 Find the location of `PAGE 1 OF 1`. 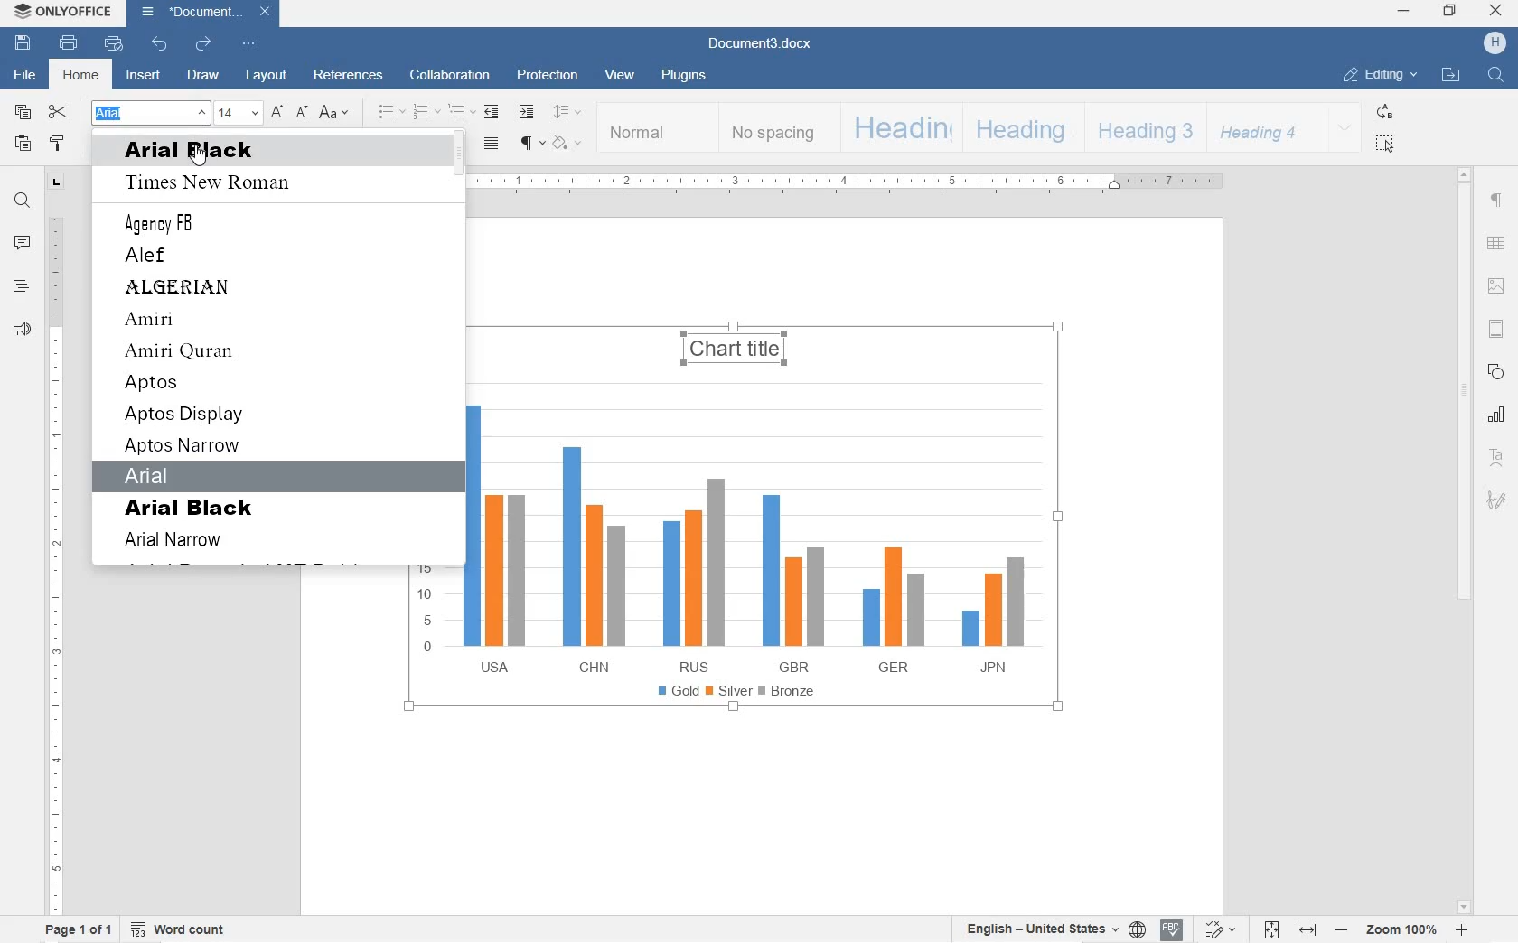

PAGE 1 OF 1 is located at coordinates (80, 930).